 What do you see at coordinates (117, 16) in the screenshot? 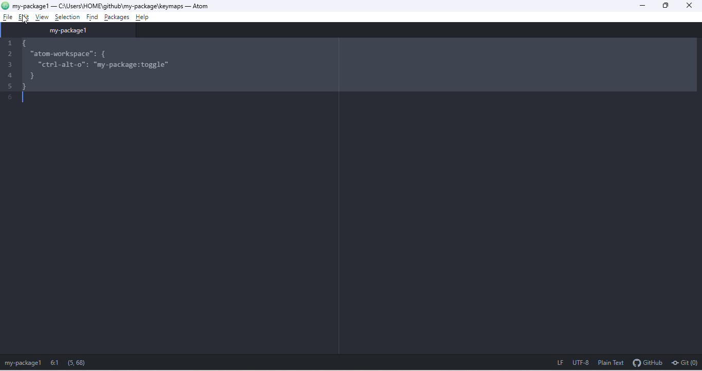
I see `packages` at bounding box center [117, 16].